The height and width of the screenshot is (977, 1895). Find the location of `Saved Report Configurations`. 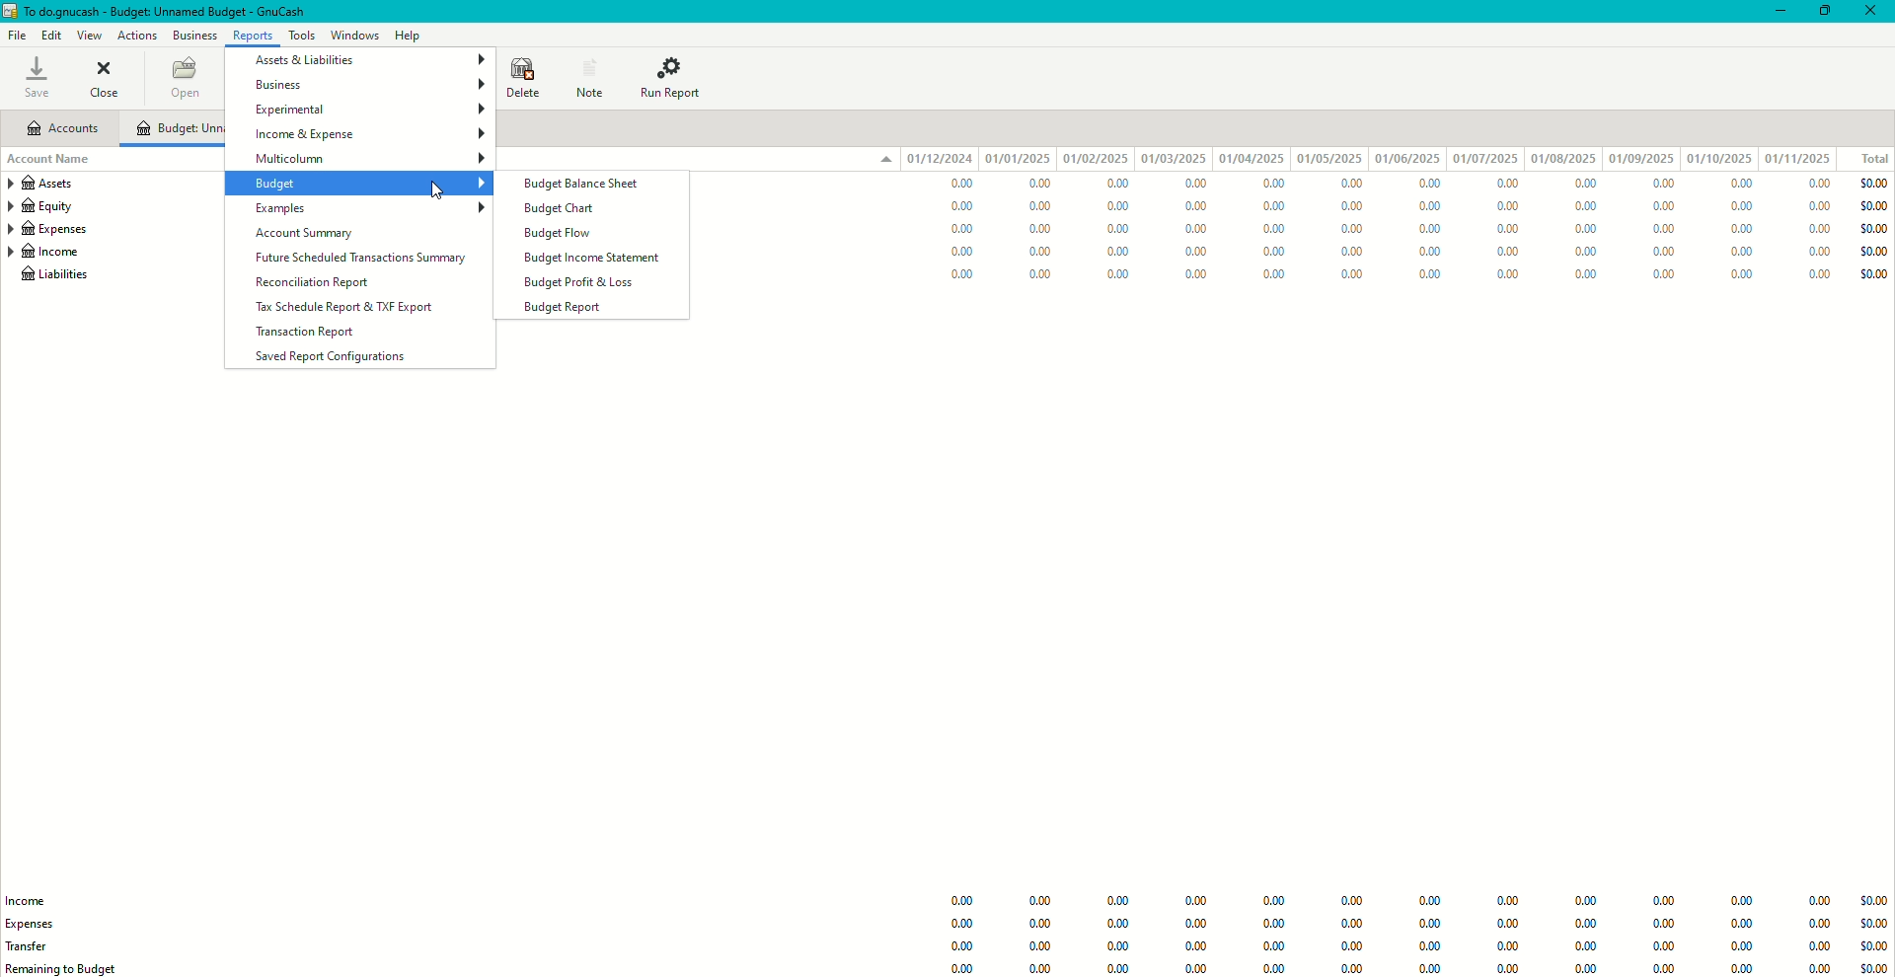

Saved Report Configurations is located at coordinates (340, 358).